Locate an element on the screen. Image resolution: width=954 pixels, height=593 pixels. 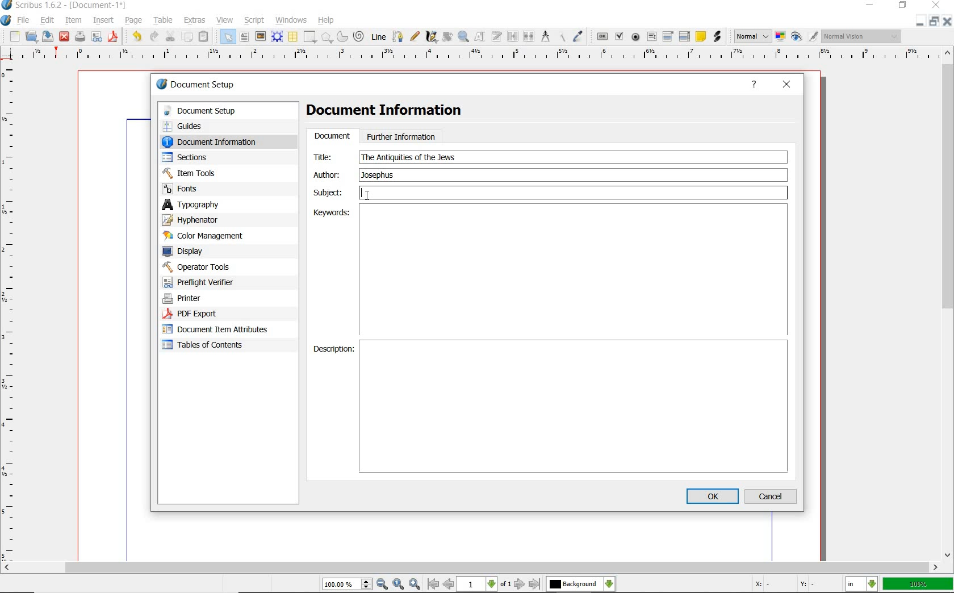
shape is located at coordinates (310, 36).